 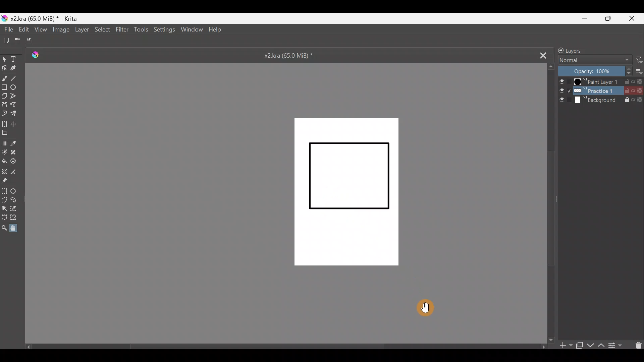 What do you see at coordinates (638, 72) in the screenshot?
I see `More` at bounding box center [638, 72].